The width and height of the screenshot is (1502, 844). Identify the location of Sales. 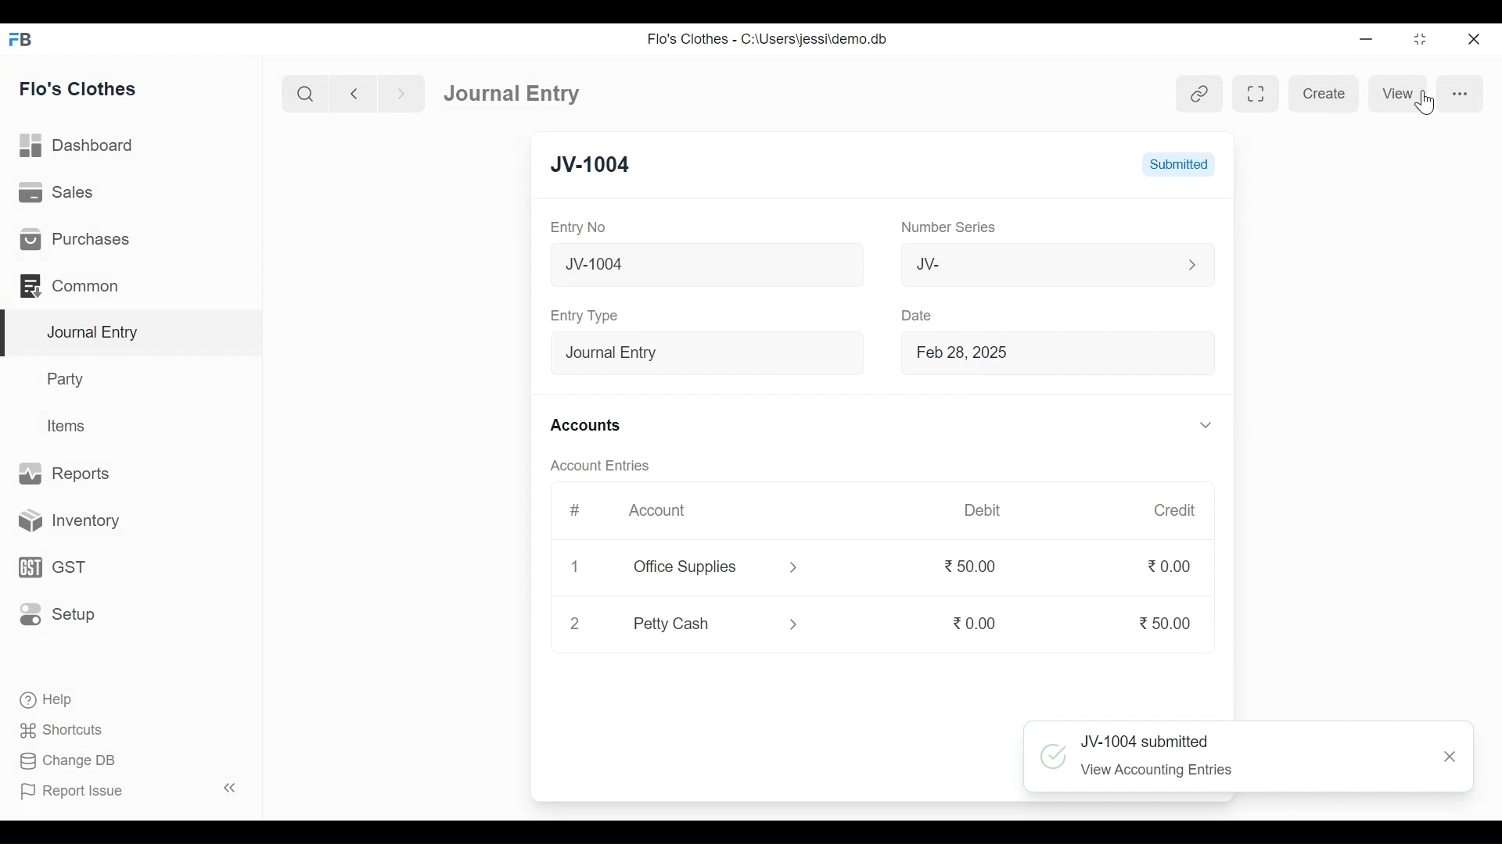
(59, 191).